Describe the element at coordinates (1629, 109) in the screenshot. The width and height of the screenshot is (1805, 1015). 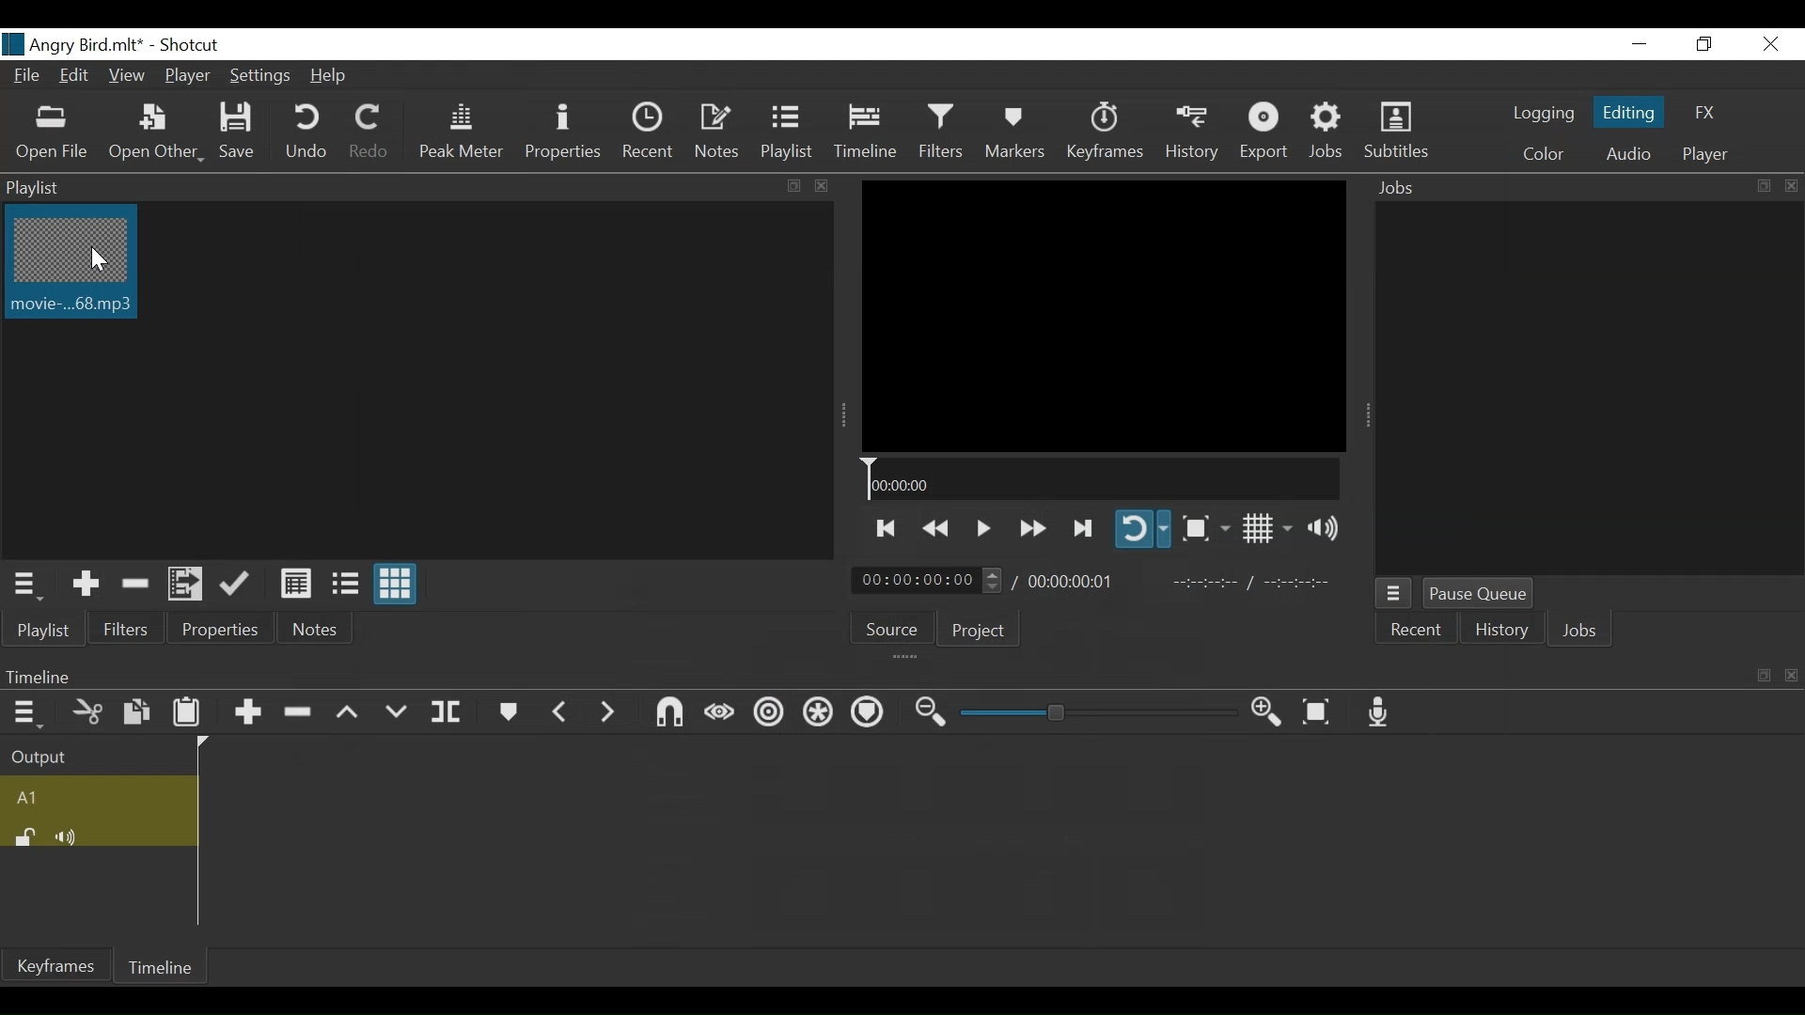
I see `Editing` at that location.